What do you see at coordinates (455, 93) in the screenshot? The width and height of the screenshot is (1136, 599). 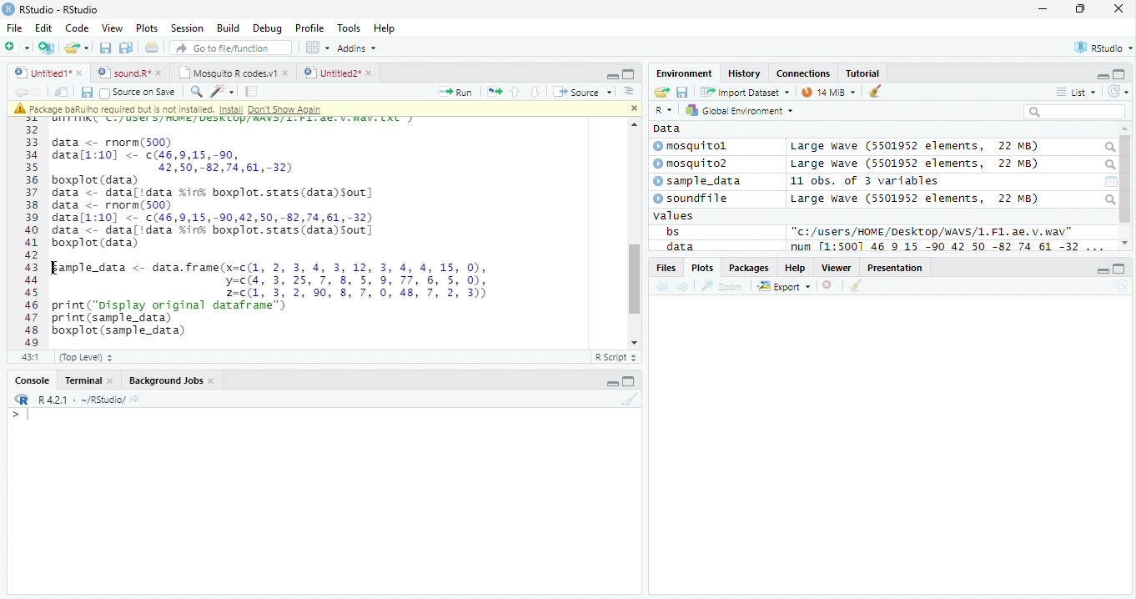 I see `Run the current line or selection` at bounding box center [455, 93].